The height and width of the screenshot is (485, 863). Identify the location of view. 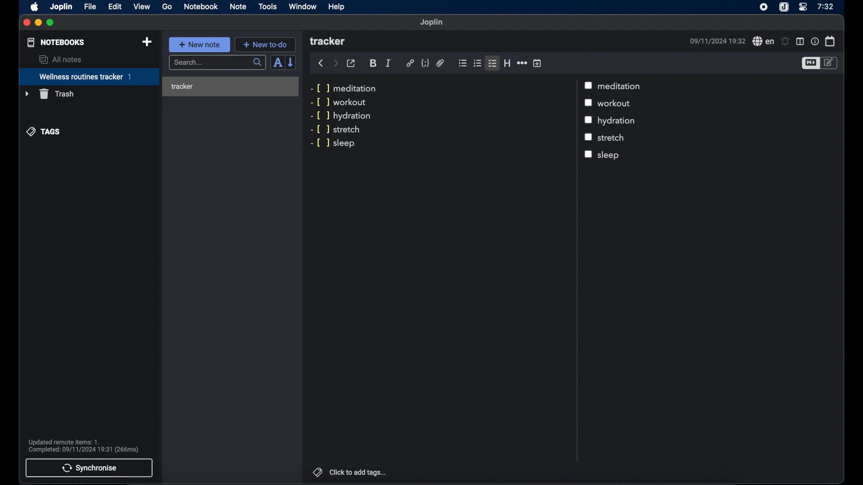
(142, 7).